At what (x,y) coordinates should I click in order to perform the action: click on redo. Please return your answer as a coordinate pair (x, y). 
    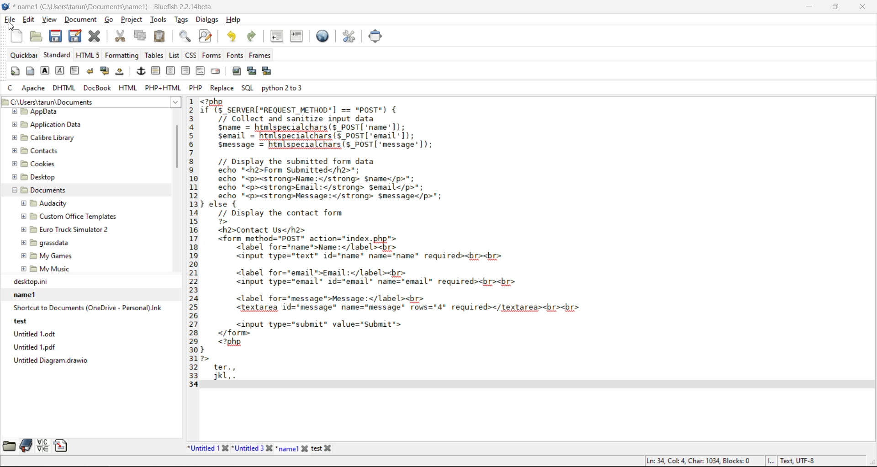
    Looking at the image, I should click on (254, 36).